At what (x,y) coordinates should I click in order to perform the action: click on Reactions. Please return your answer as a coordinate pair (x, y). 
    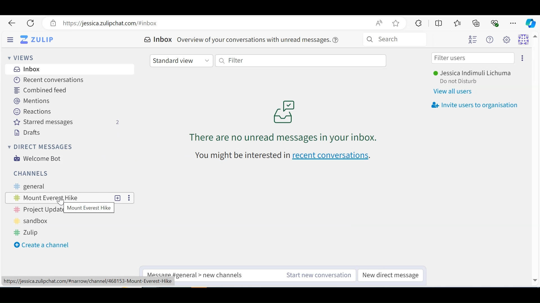
    Looking at the image, I should click on (33, 111).